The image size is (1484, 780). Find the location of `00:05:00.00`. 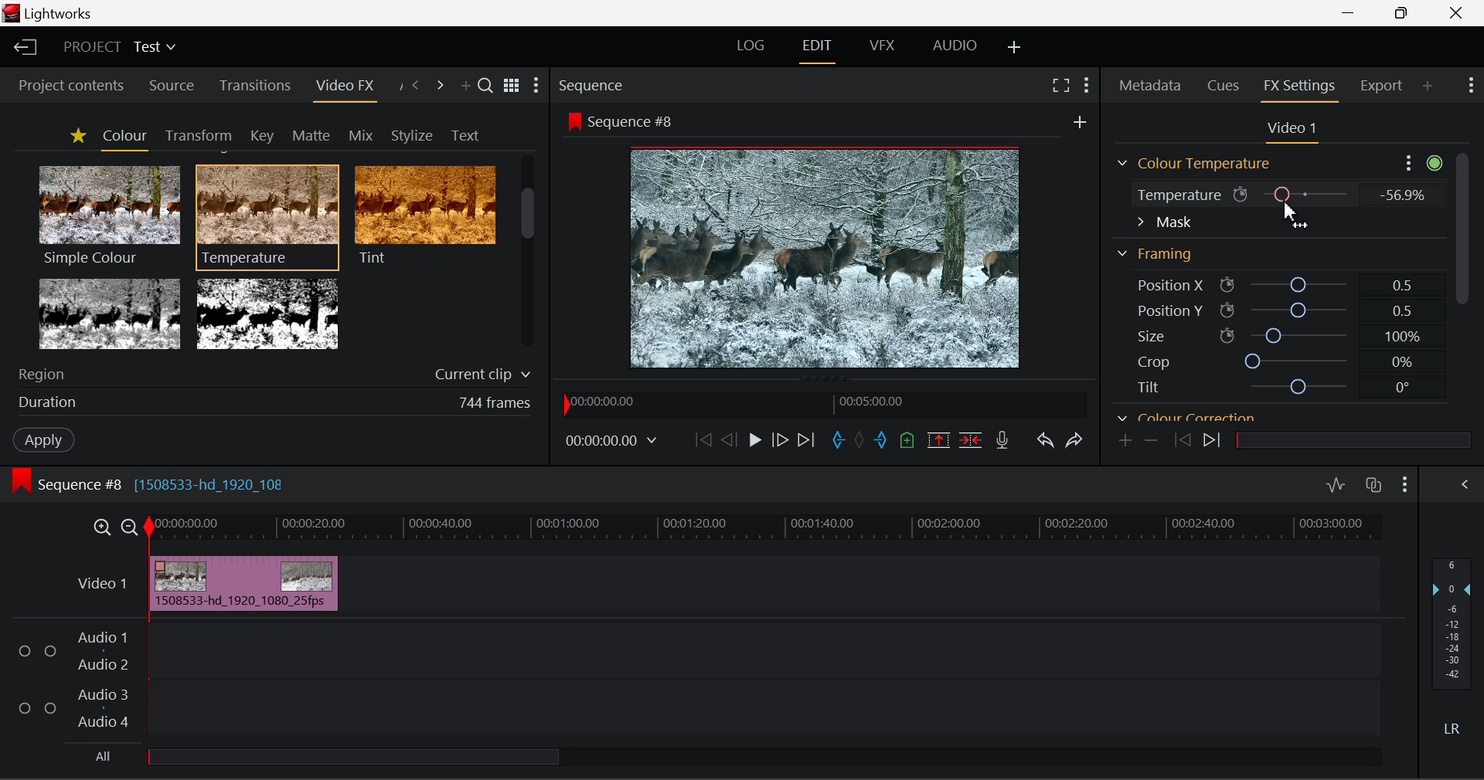

00:05:00.00 is located at coordinates (874, 401).